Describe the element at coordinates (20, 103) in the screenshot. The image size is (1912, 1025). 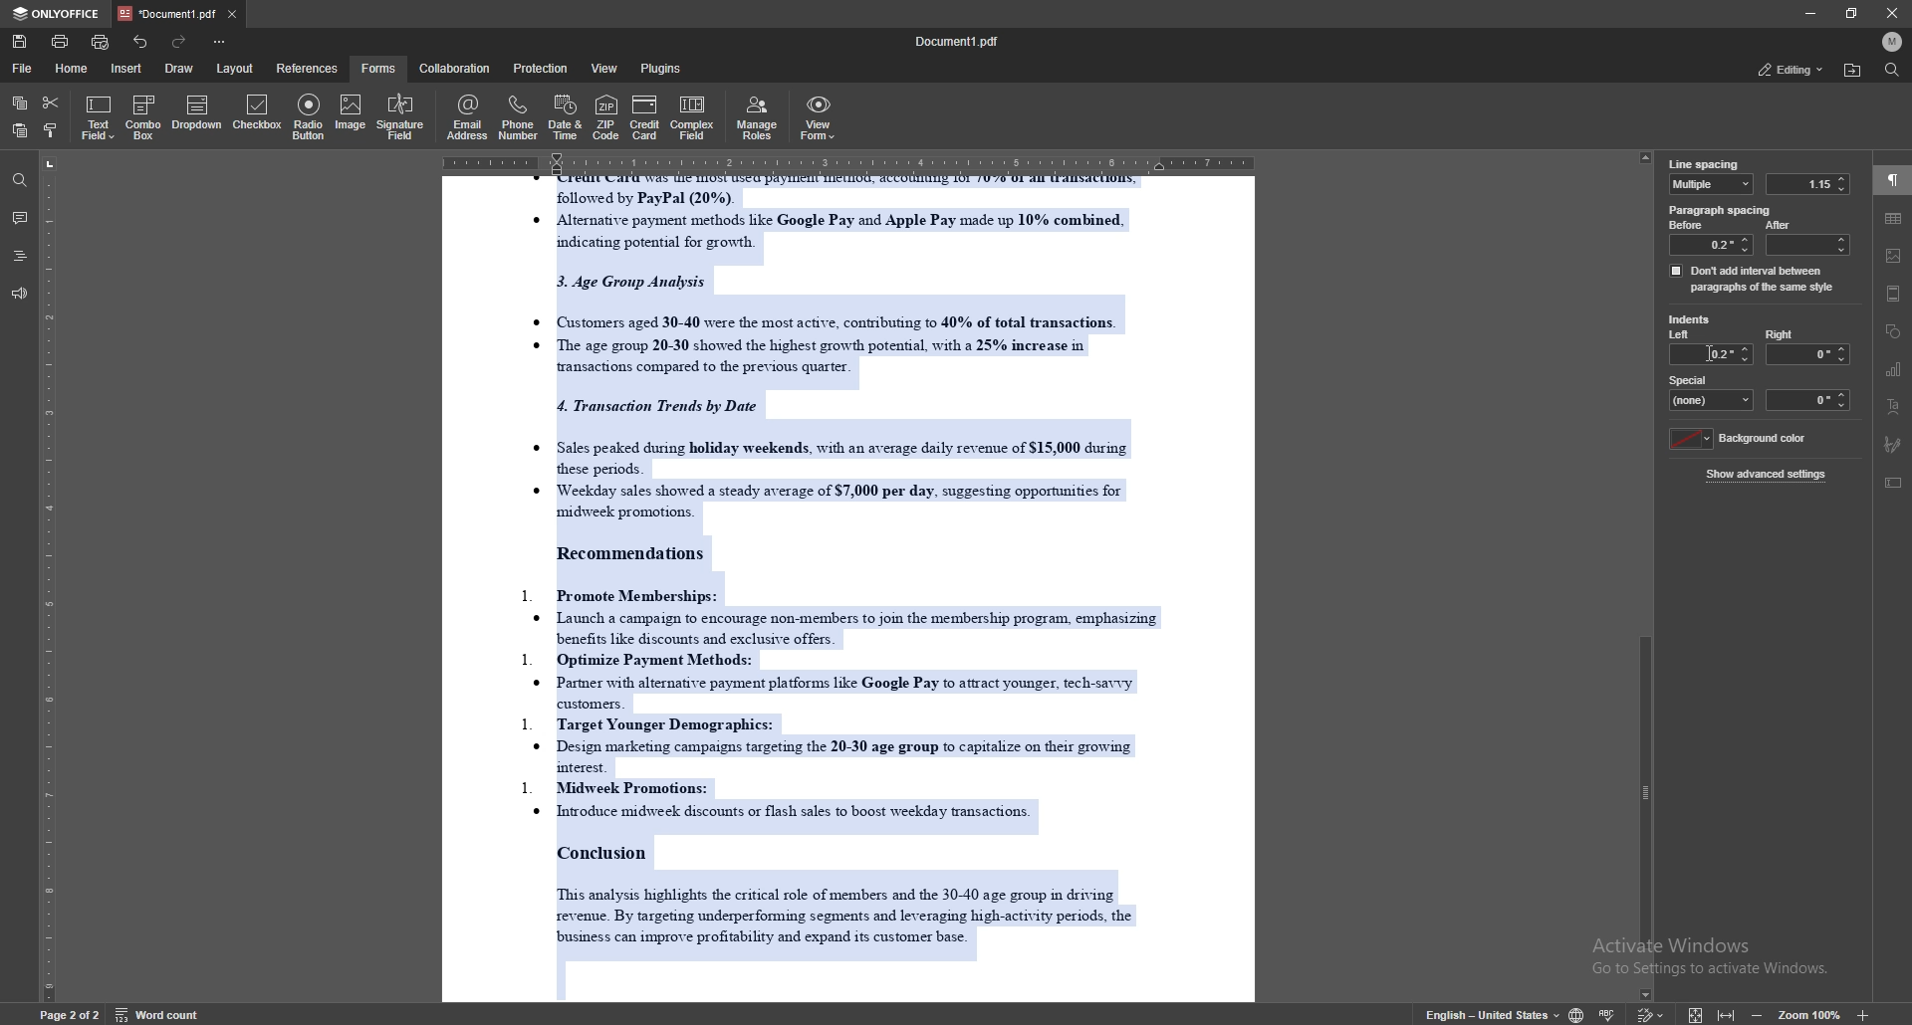
I see `copy` at that location.